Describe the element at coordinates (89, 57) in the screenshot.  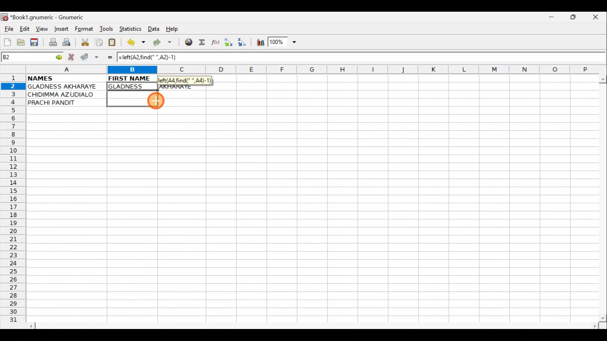
I see `Accept change` at that location.